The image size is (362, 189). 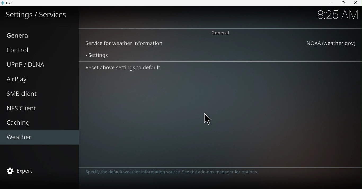 What do you see at coordinates (37, 65) in the screenshot?
I see `UNnP/DLNA` at bounding box center [37, 65].